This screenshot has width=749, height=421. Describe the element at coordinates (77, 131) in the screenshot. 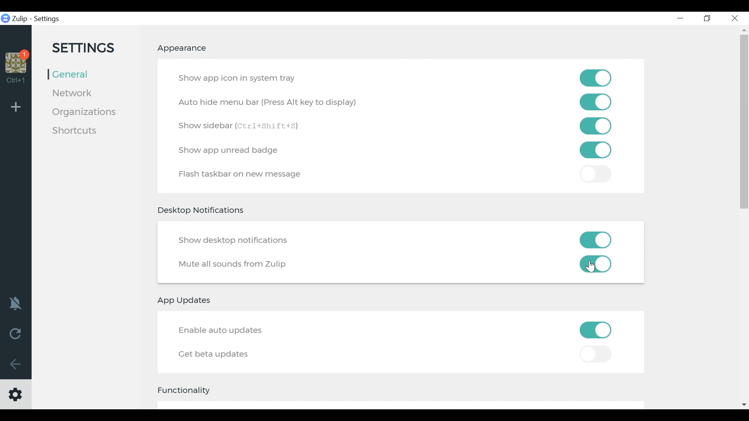

I see `Shortcuts` at that location.